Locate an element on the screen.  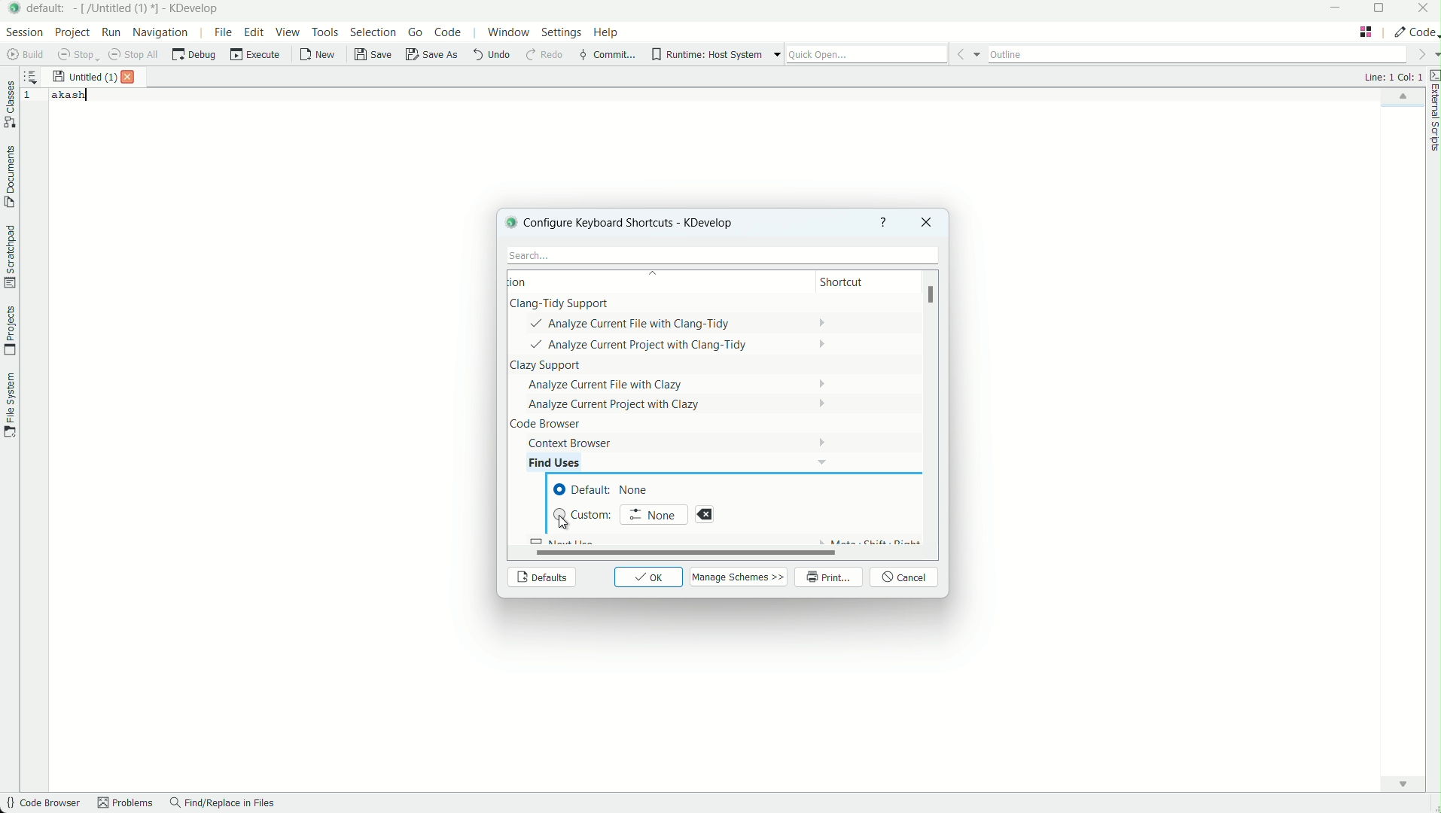
scroll bar is located at coordinates (677, 553).